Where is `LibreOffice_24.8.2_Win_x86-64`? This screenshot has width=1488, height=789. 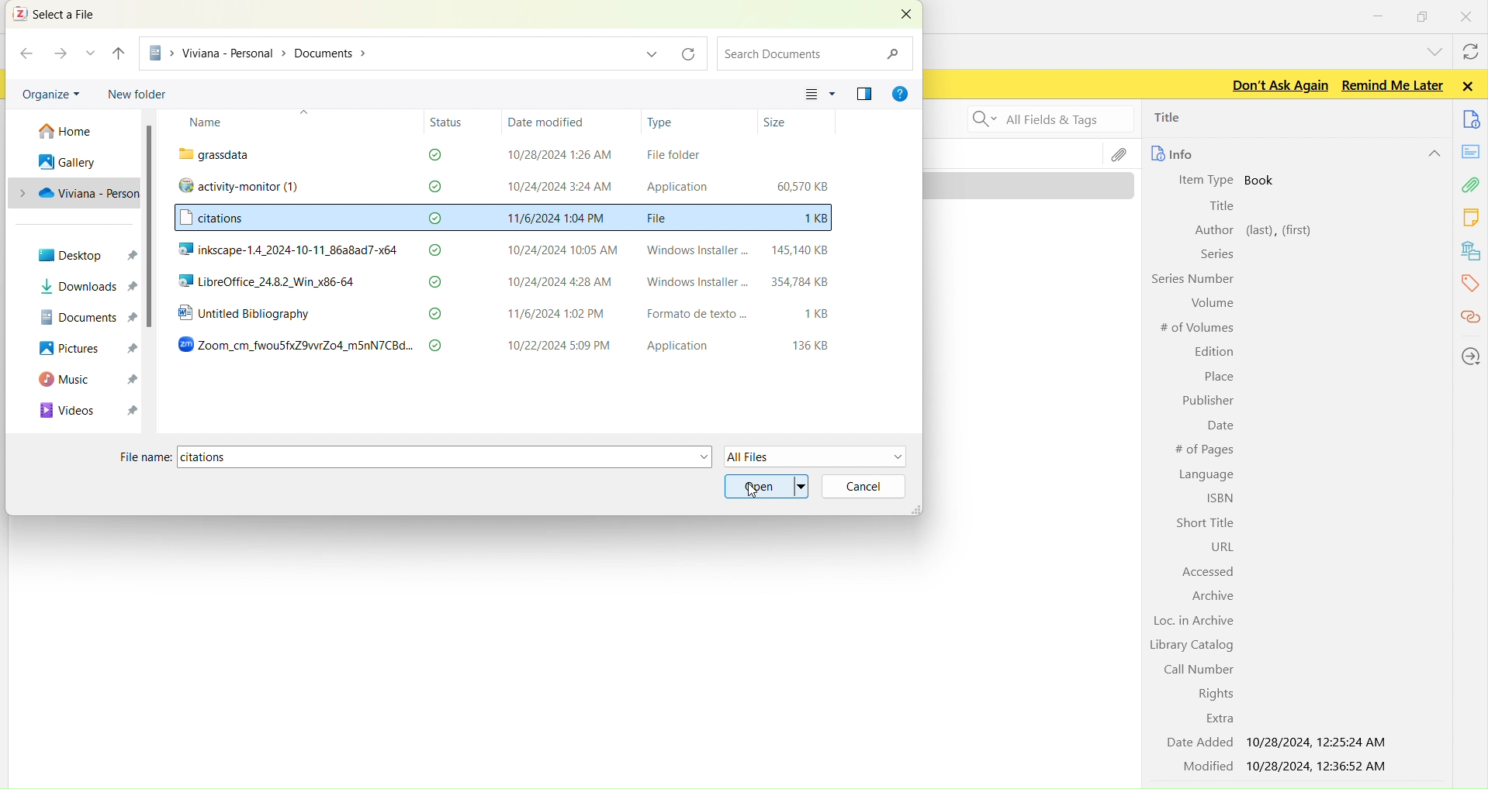 LibreOffice_24.8.2_Win_x86-64 is located at coordinates (284, 283).